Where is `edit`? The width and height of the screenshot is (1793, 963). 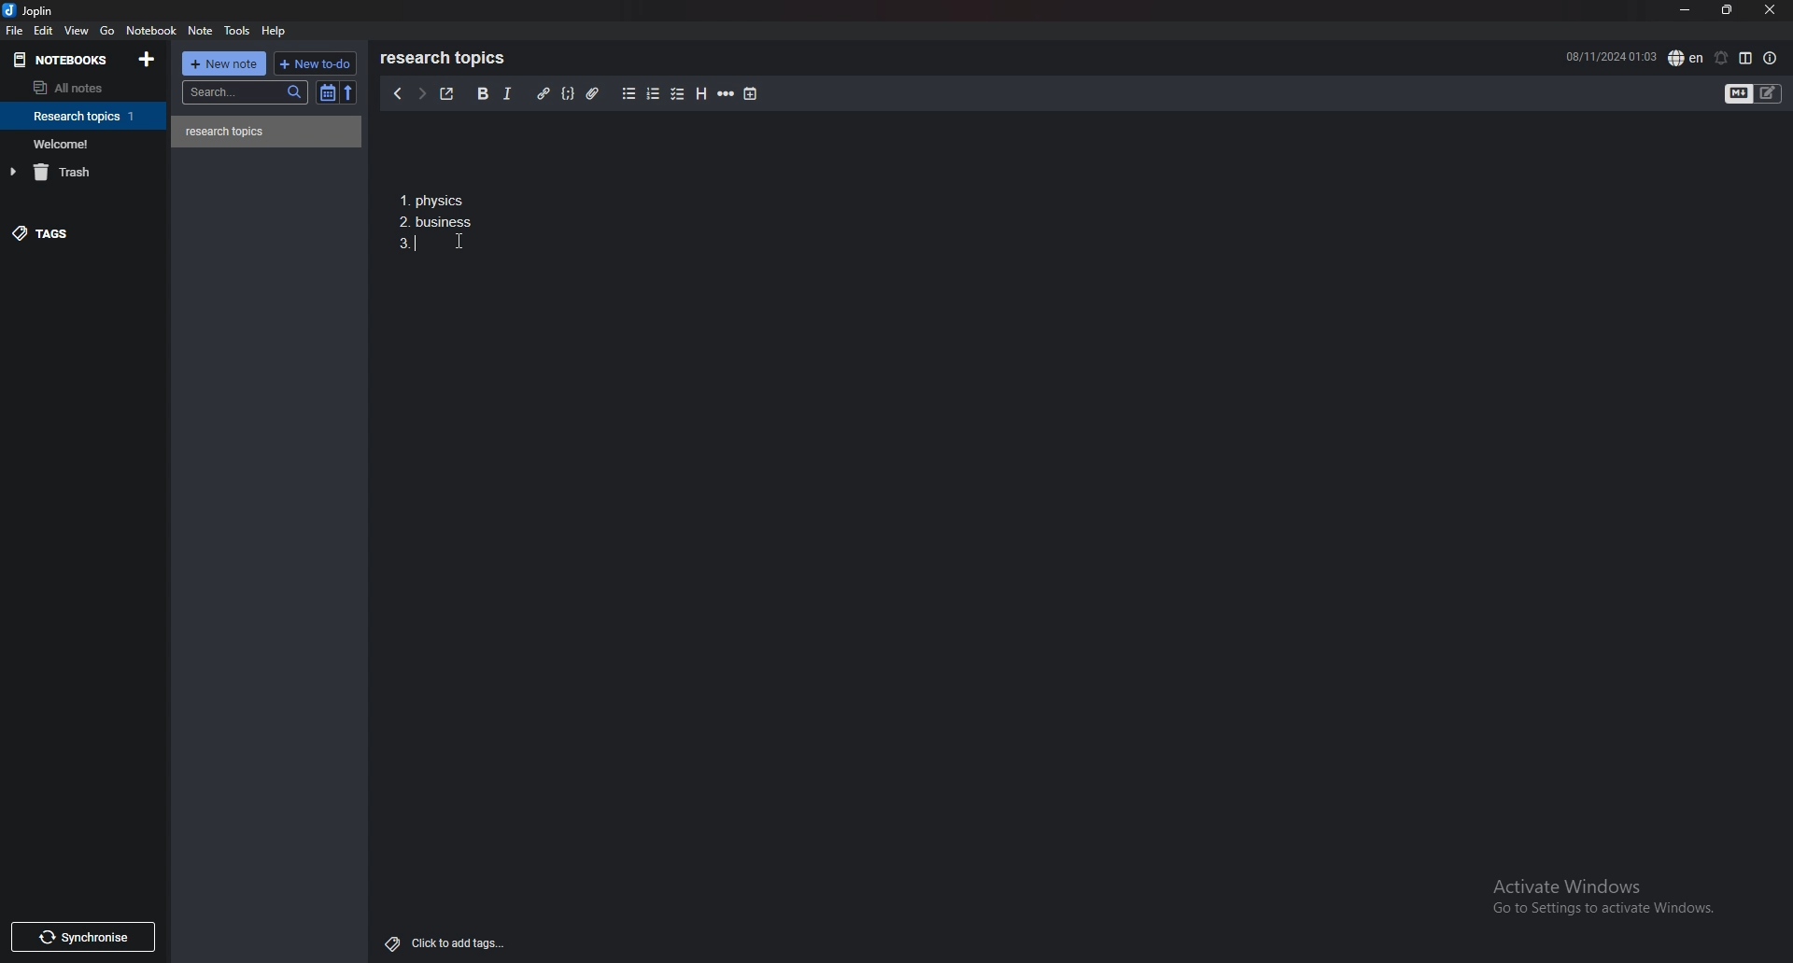
edit is located at coordinates (43, 30).